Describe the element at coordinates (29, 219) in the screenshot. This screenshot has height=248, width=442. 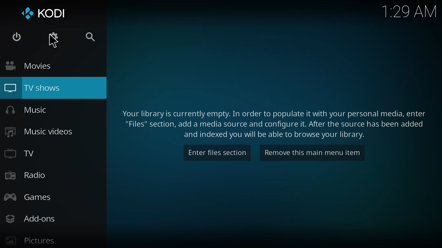
I see `add-ons` at that location.